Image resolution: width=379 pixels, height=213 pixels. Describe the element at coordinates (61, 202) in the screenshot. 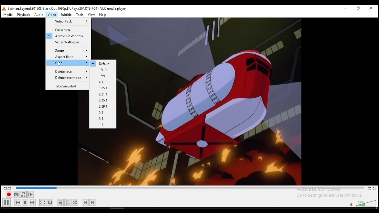

I see `toggle playlist` at that location.